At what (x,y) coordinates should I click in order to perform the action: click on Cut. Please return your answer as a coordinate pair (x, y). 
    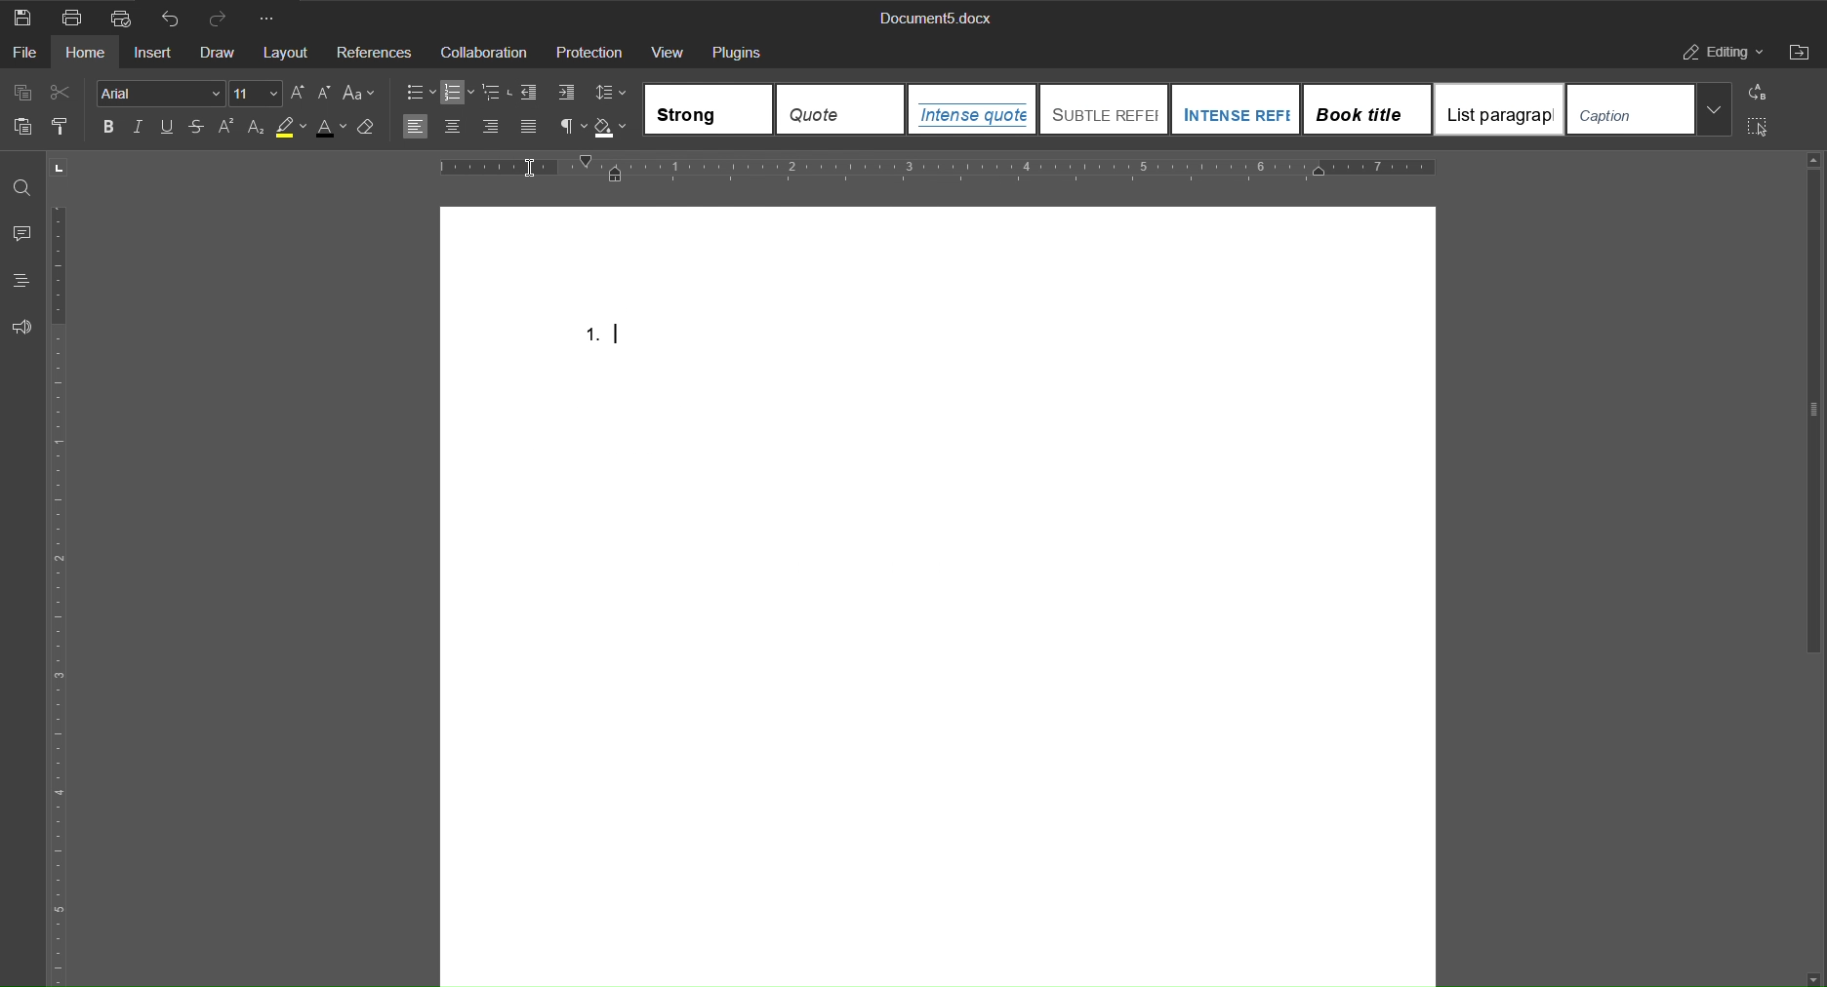
    Looking at the image, I should click on (65, 94).